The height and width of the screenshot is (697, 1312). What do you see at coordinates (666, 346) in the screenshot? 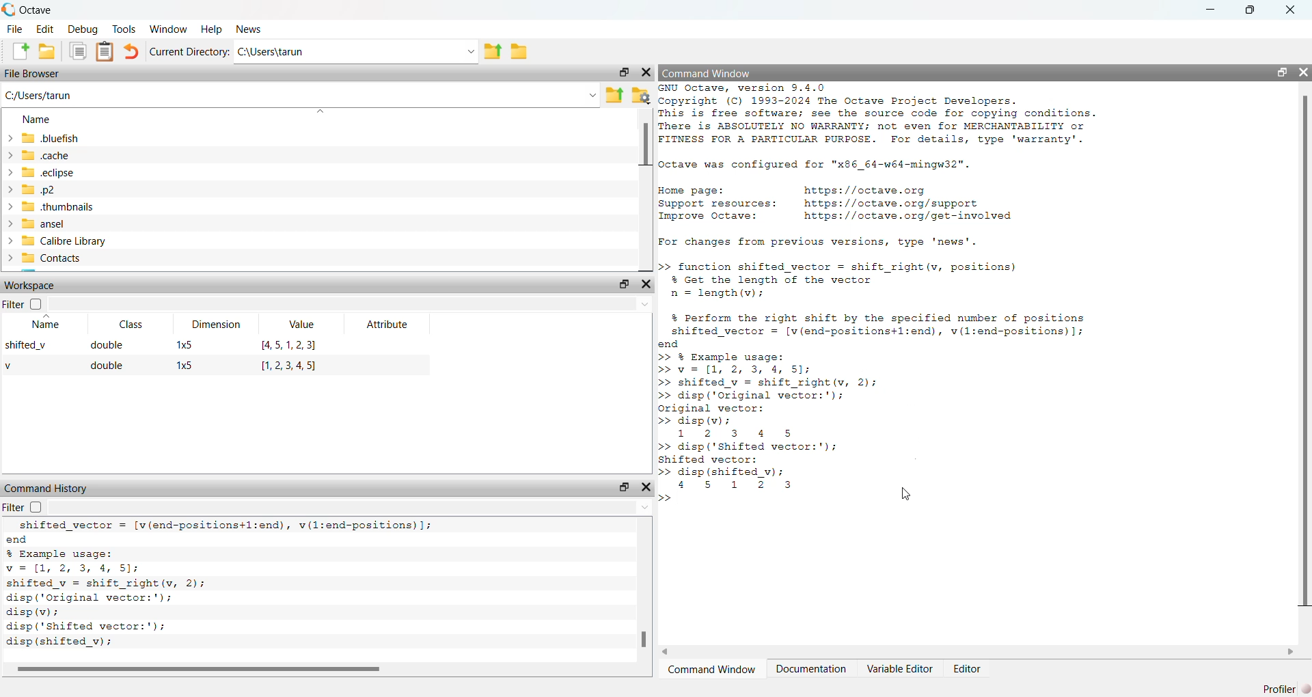
I see `end` at bounding box center [666, 346].